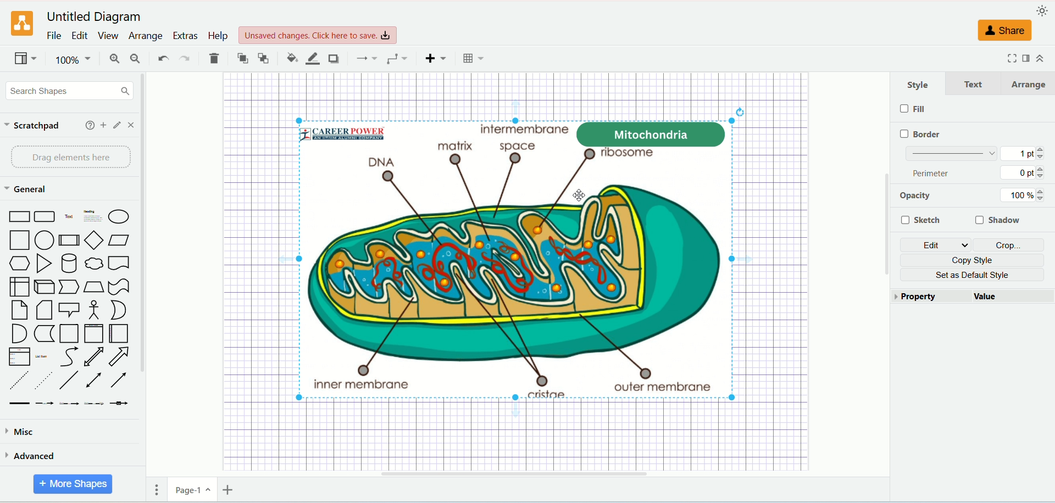 This screenshot has height=503, width=1055. Describe the element at coordinates (974, 260) in the screenshot. I see `copy style` at that location.